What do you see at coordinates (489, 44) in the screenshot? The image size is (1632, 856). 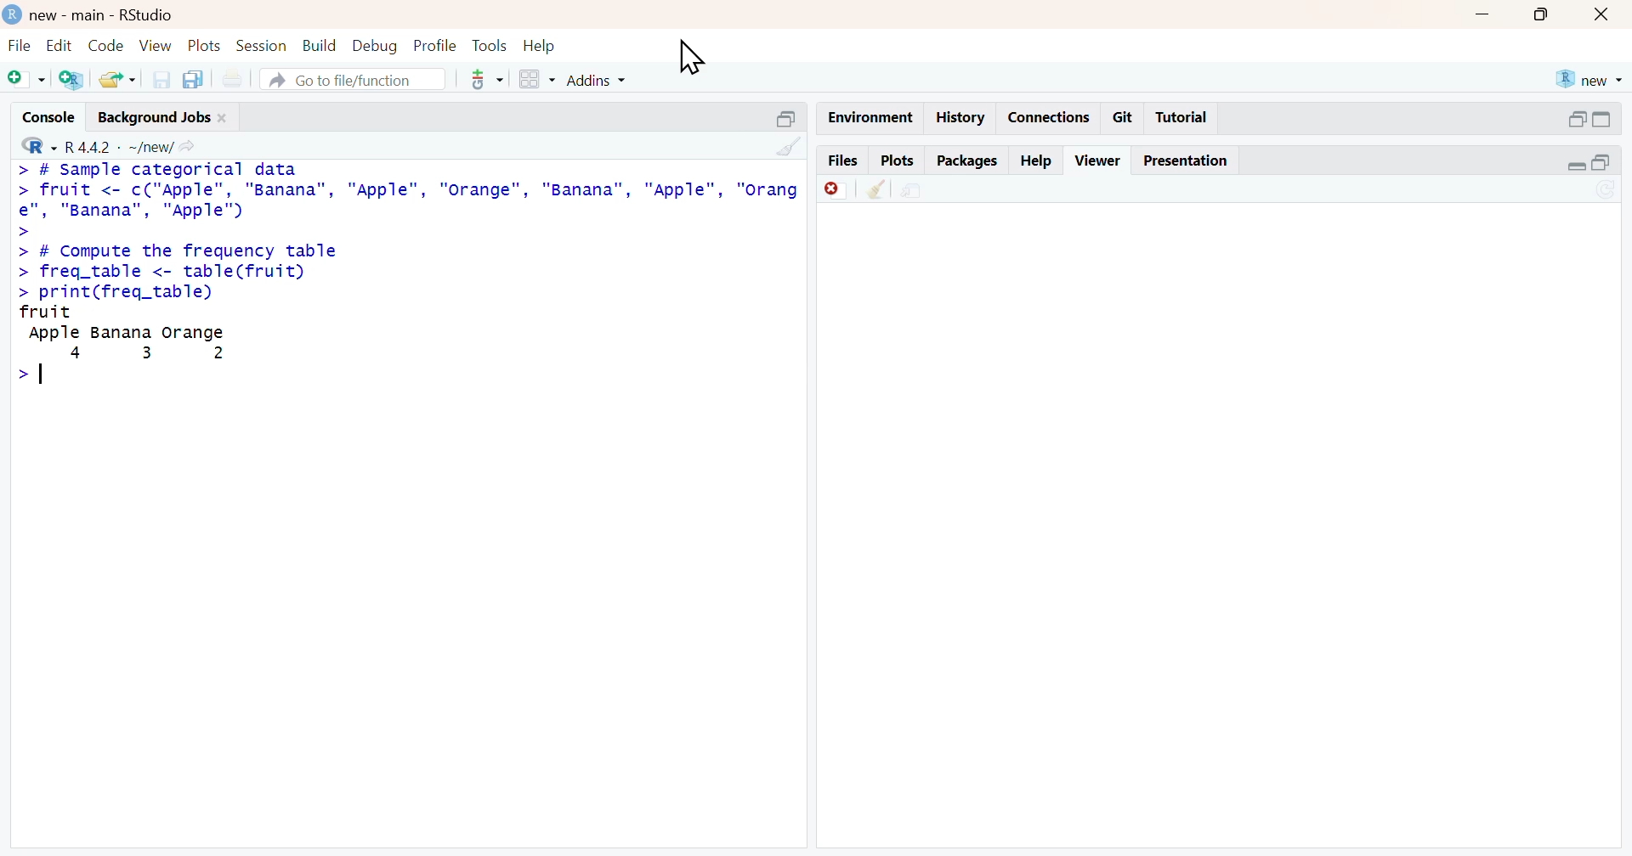 I see `tools` at bounding box center [489, 44].